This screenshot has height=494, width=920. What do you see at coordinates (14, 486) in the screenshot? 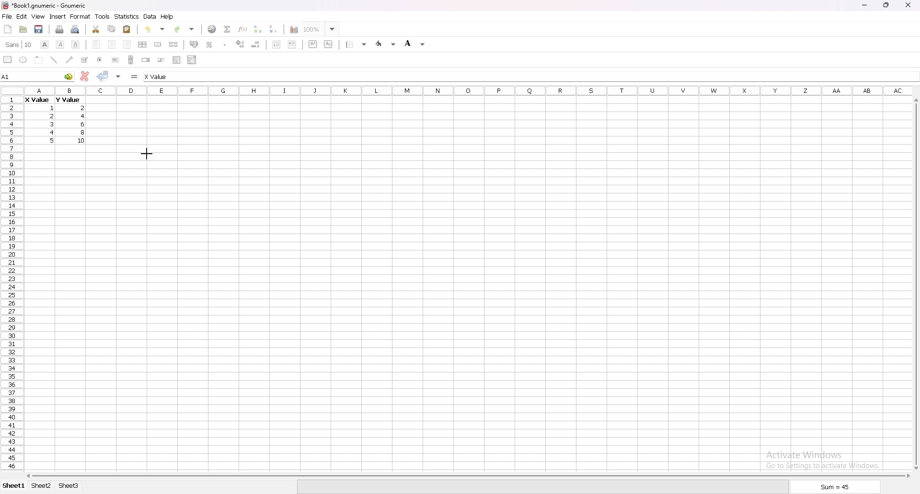
I see `sheet 1` at bounding box center [14, 486].